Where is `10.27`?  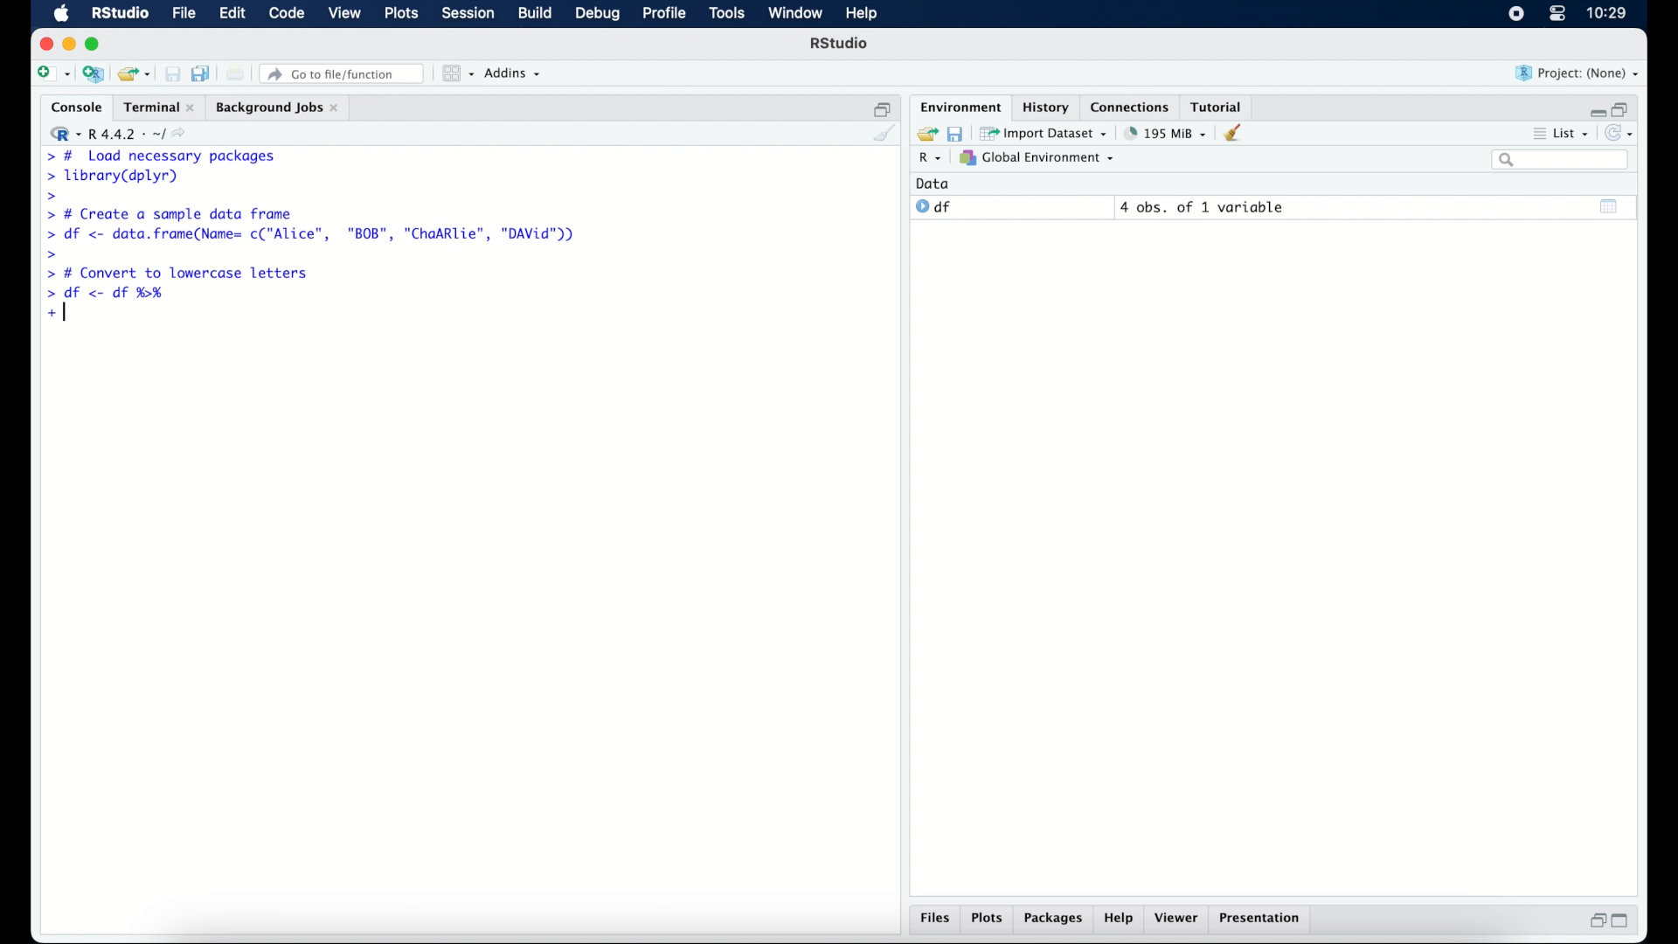
10.27 is located at coordinates (1606, 13).